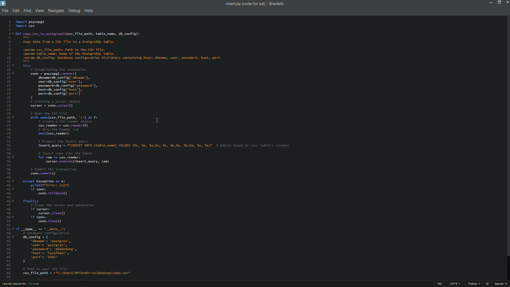 Image resolution: width=510 pixels, height=287 pixels. Describe the element at coordinates (491, 2) in the screenshot. I see `minimize` at that location.